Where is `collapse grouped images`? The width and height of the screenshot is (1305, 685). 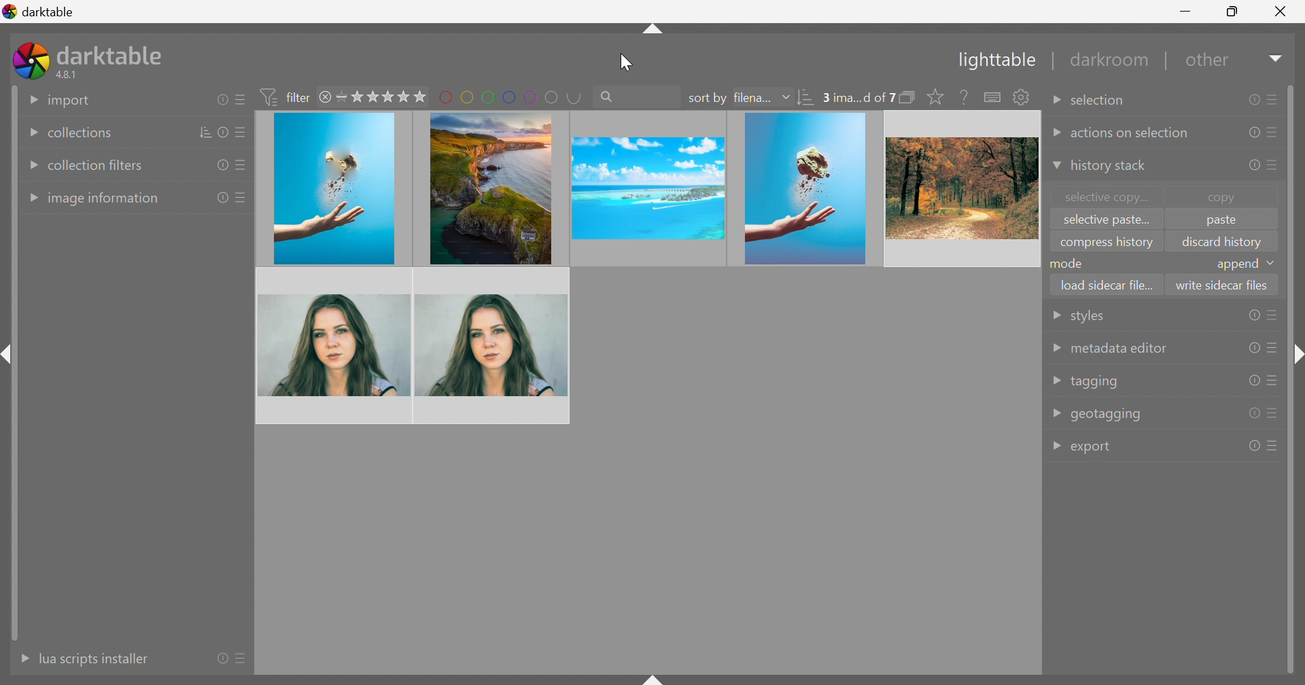
collapse grouped images is located at coordinates (908, 97).